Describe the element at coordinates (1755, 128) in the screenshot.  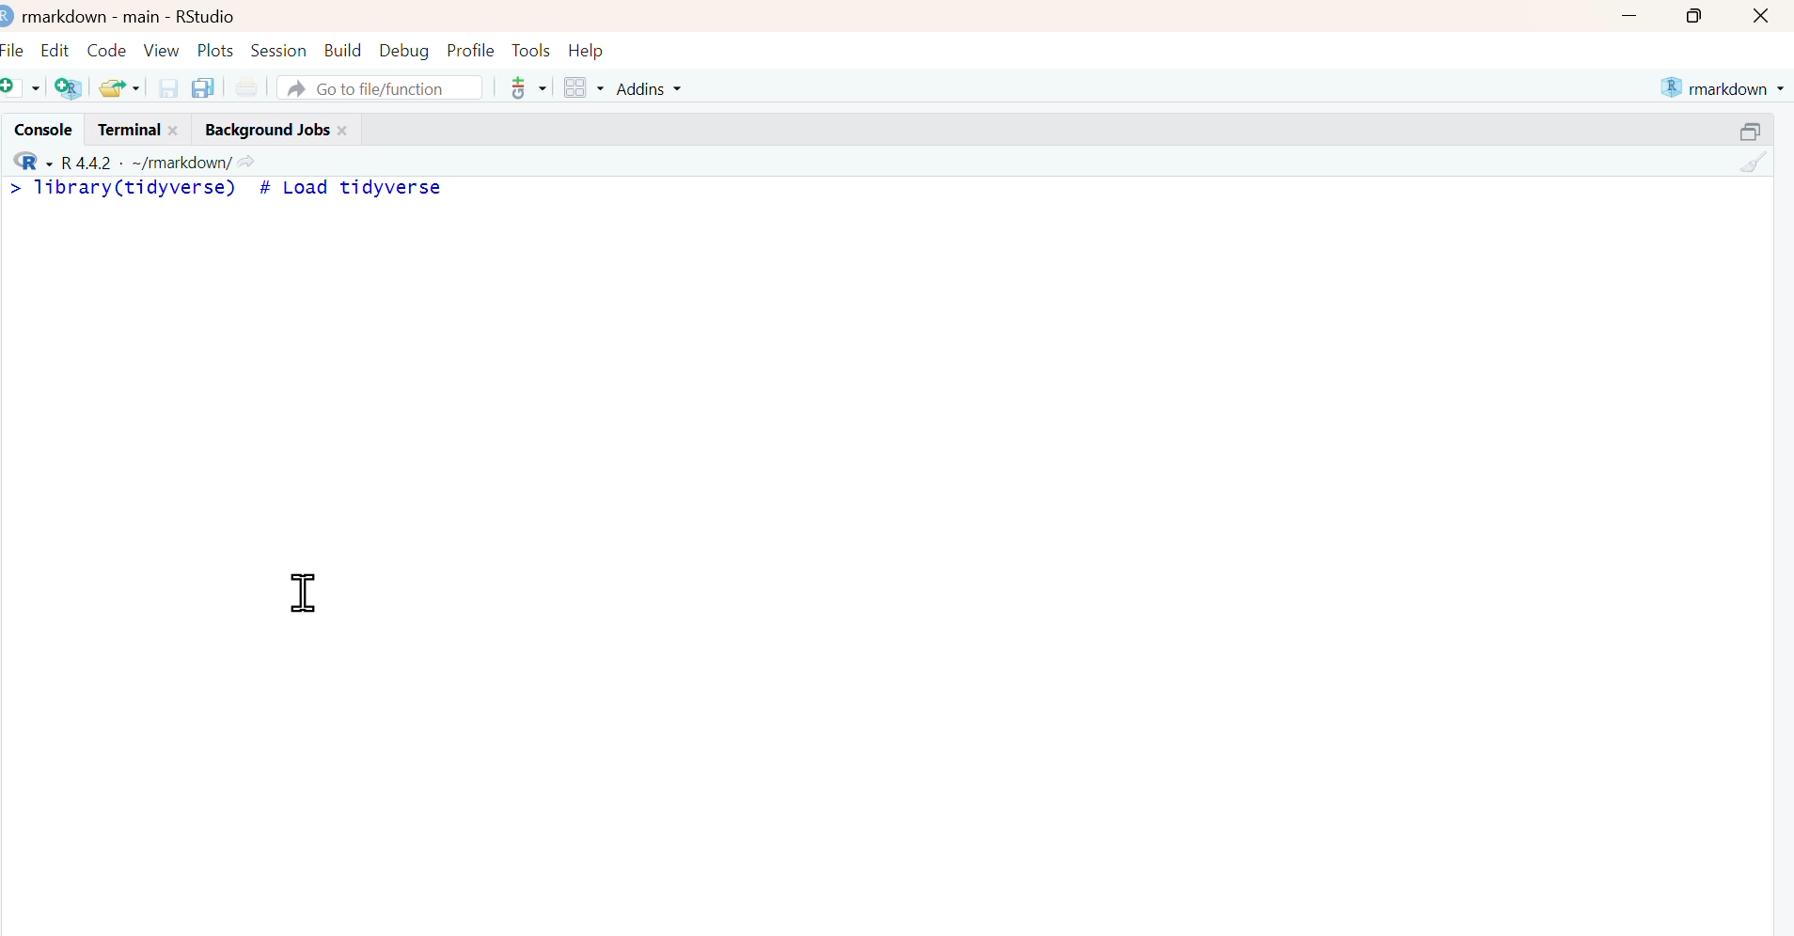
I see `resize` at that location.